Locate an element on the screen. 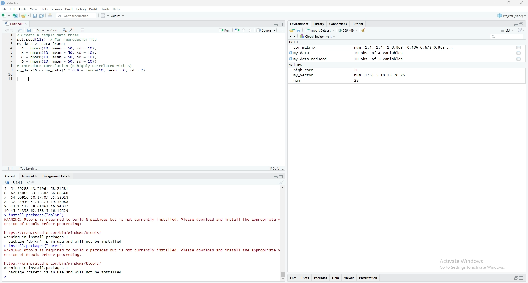 The height and width of the screenshot is (283, 528). scrollbar is located at coordinates (284, 234).